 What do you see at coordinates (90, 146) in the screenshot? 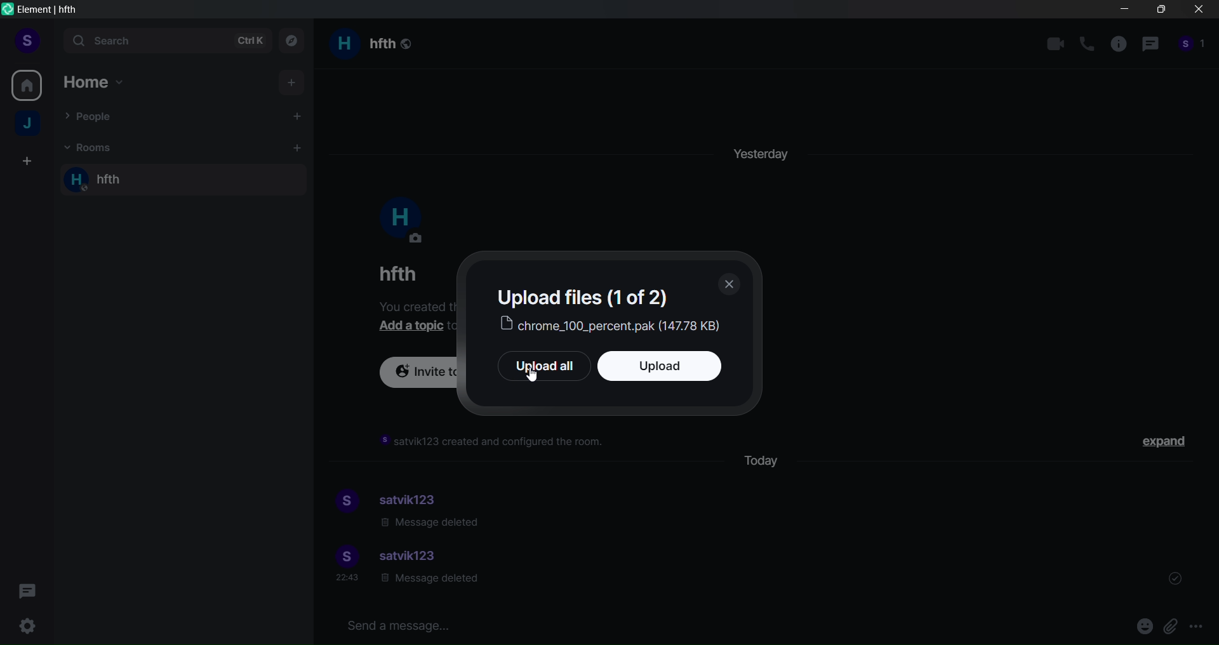
I see `rooms` at bounding box center [90, 146].